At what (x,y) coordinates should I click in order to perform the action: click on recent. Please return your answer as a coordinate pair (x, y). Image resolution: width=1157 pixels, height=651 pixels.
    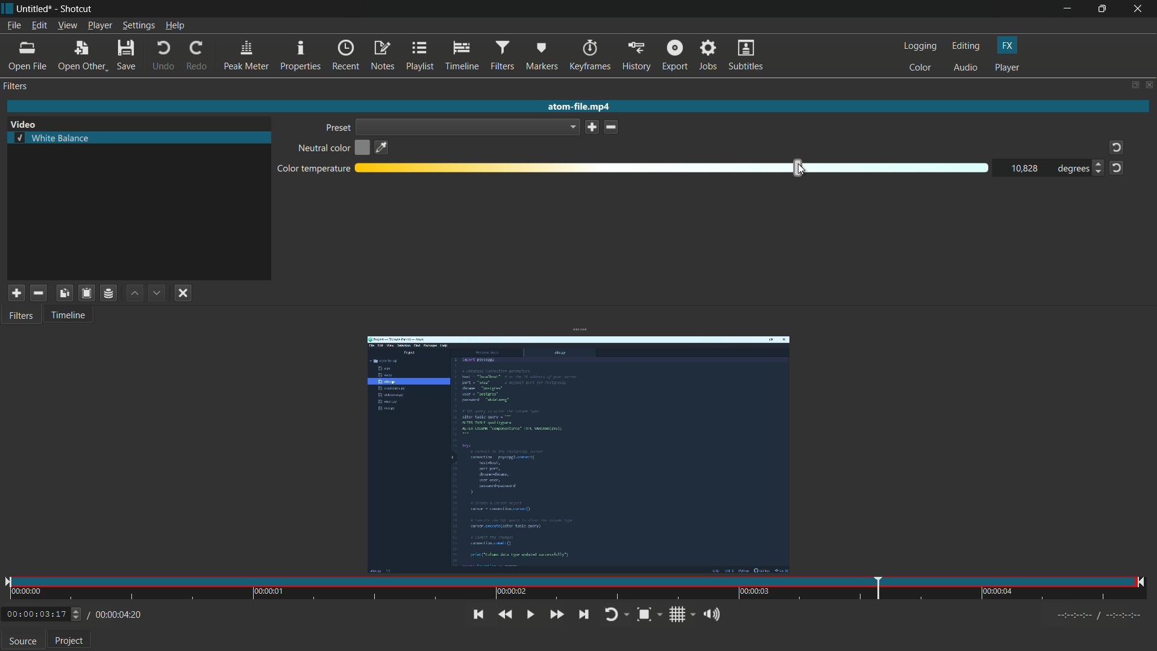
    Looking at the image, I should click on (346, 56).